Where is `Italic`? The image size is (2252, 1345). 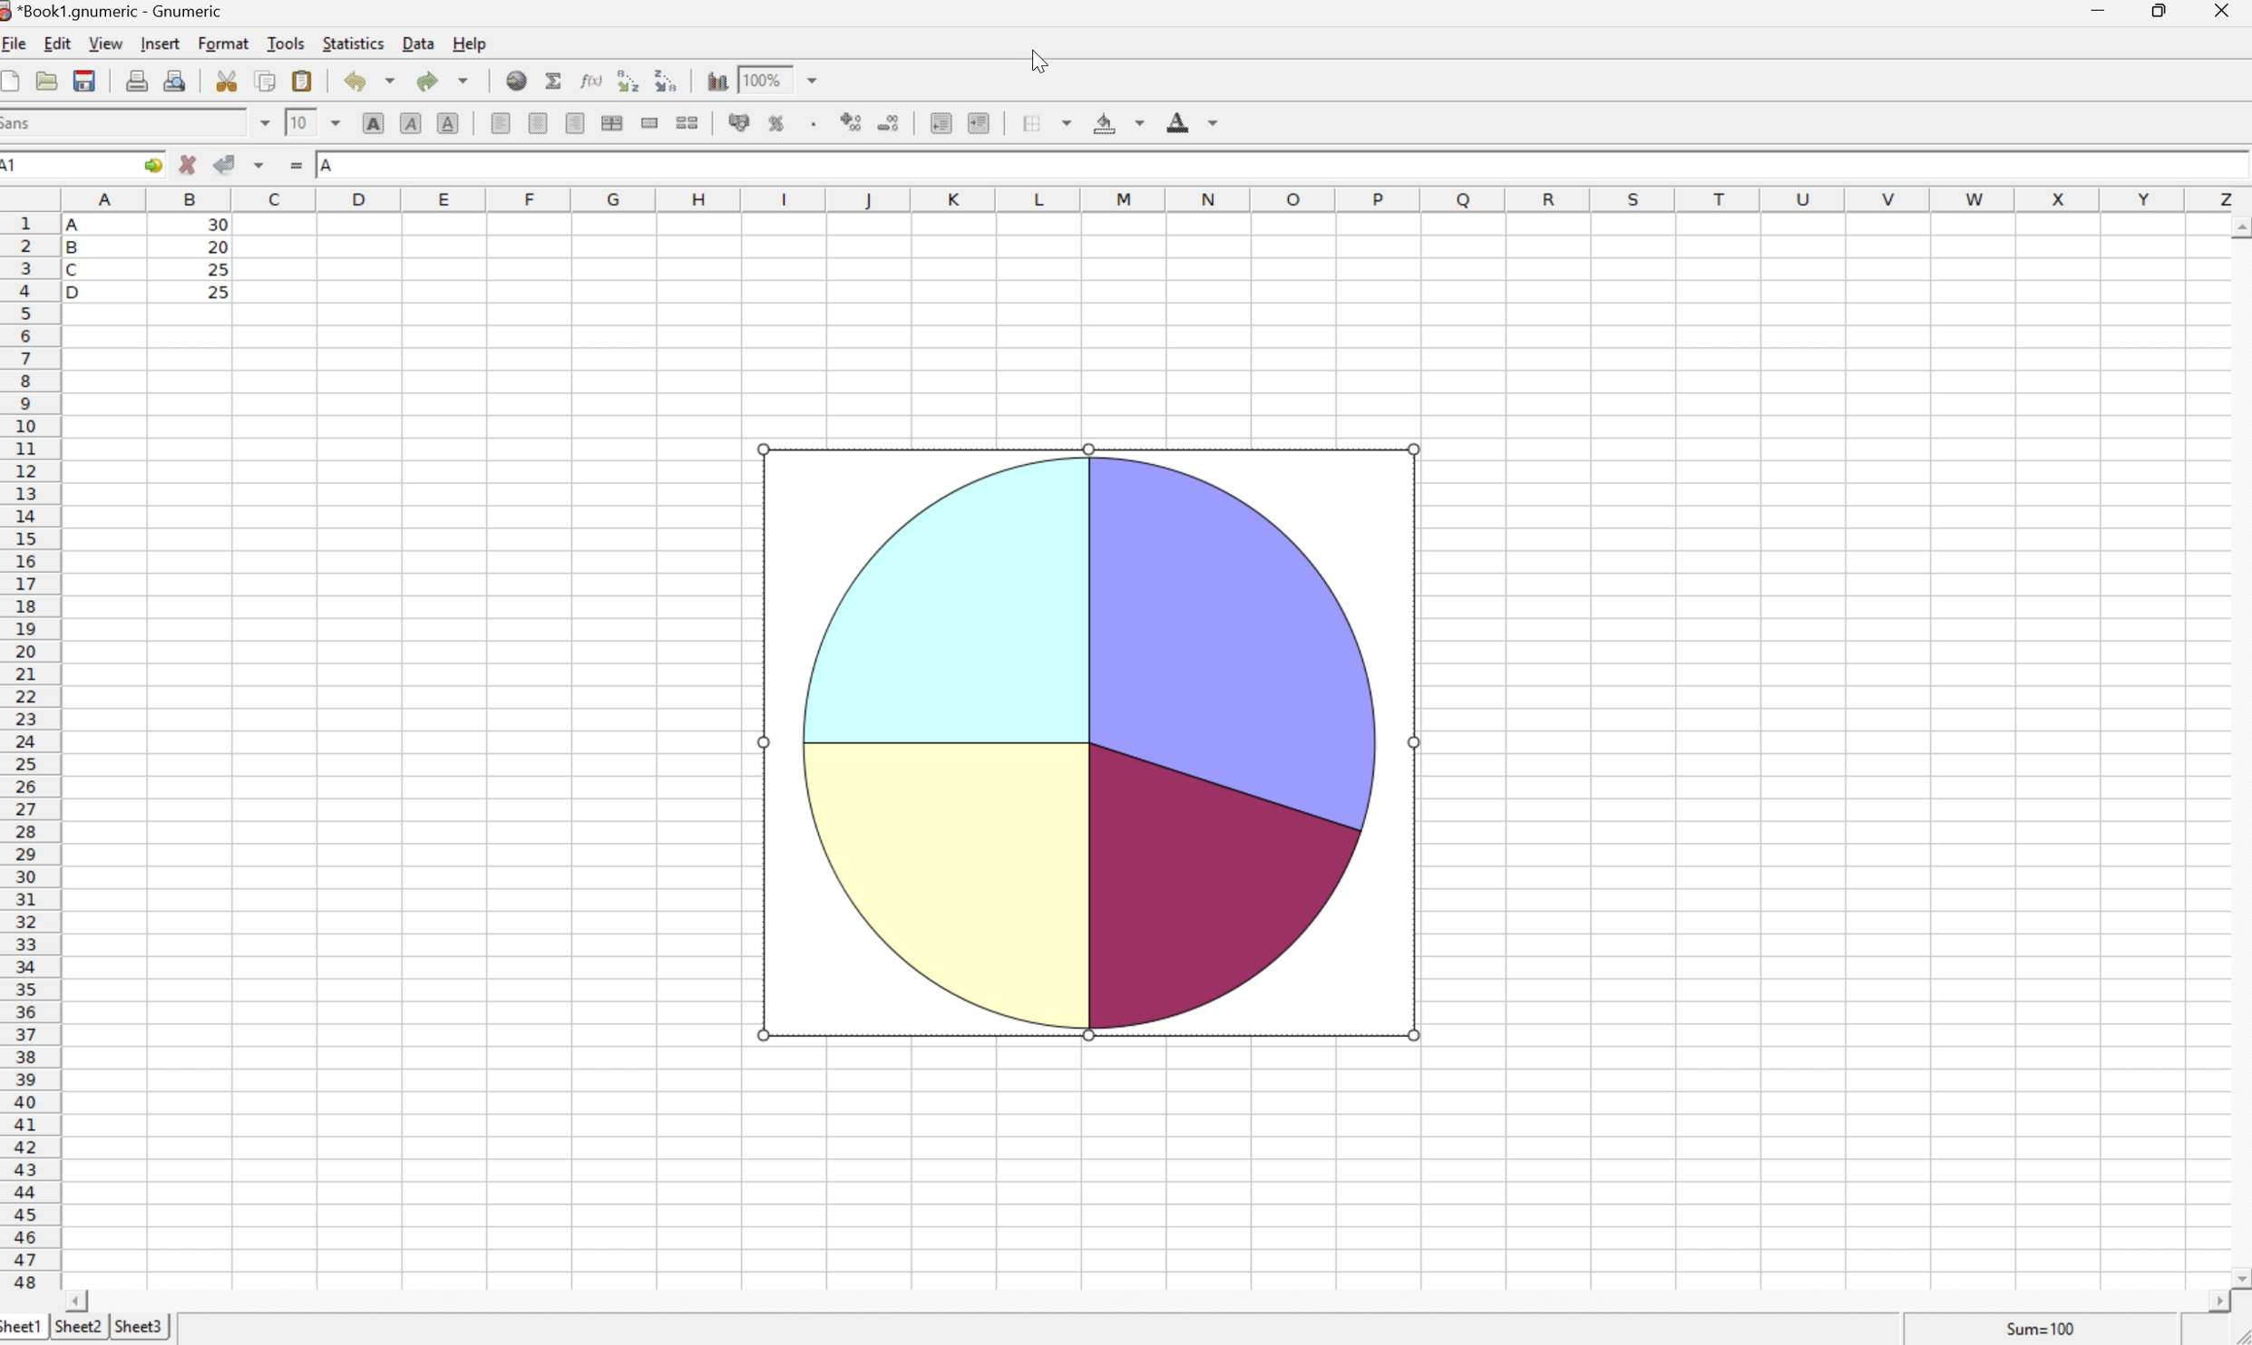 Italic is located at coordinates (411, 121).